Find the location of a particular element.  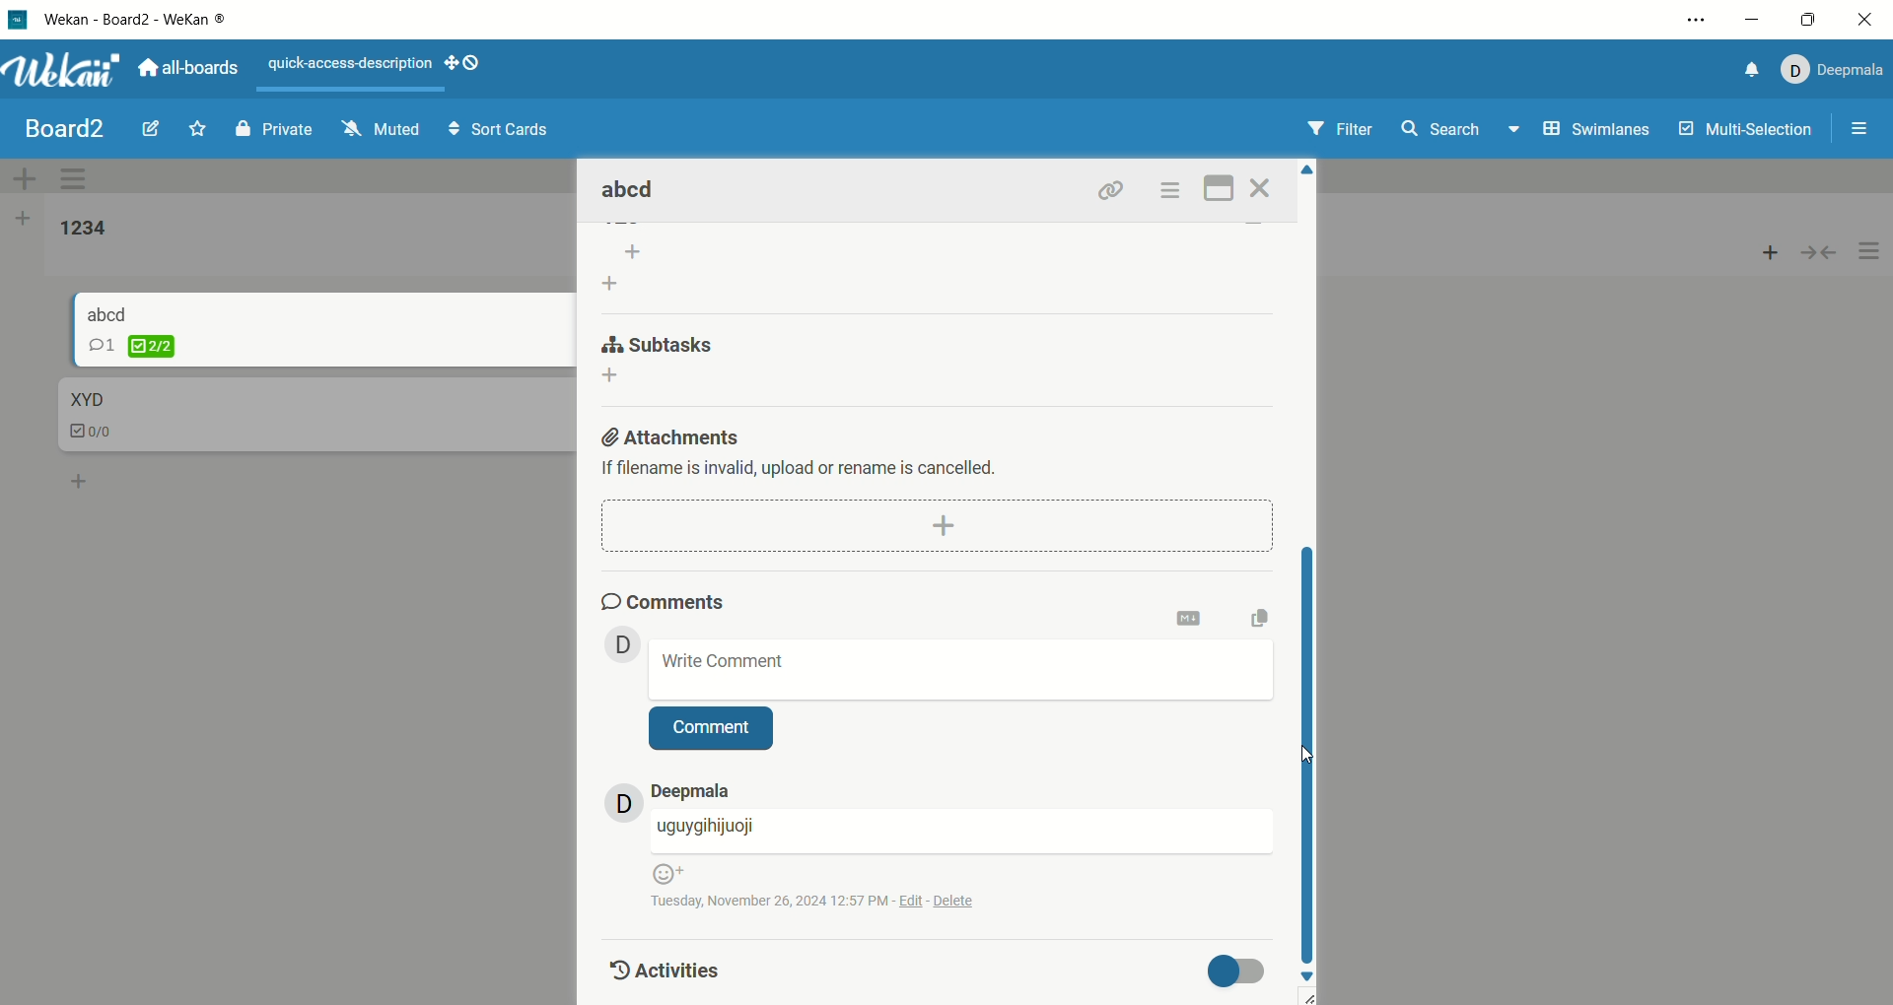

add list is located at coordinates (23, 222).